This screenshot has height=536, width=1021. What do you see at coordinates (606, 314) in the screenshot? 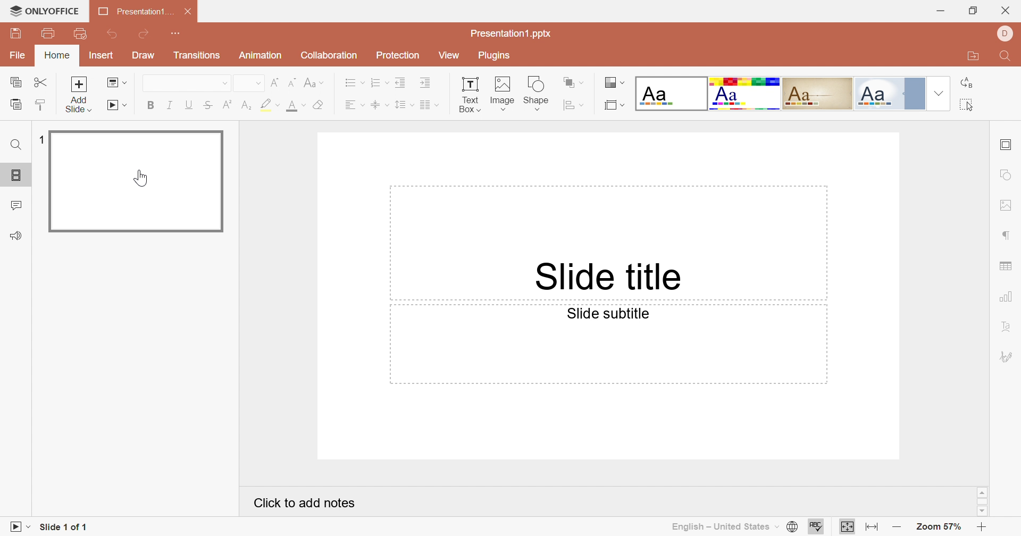
I see `Slide subtitle` at bounding box center [606, 314].